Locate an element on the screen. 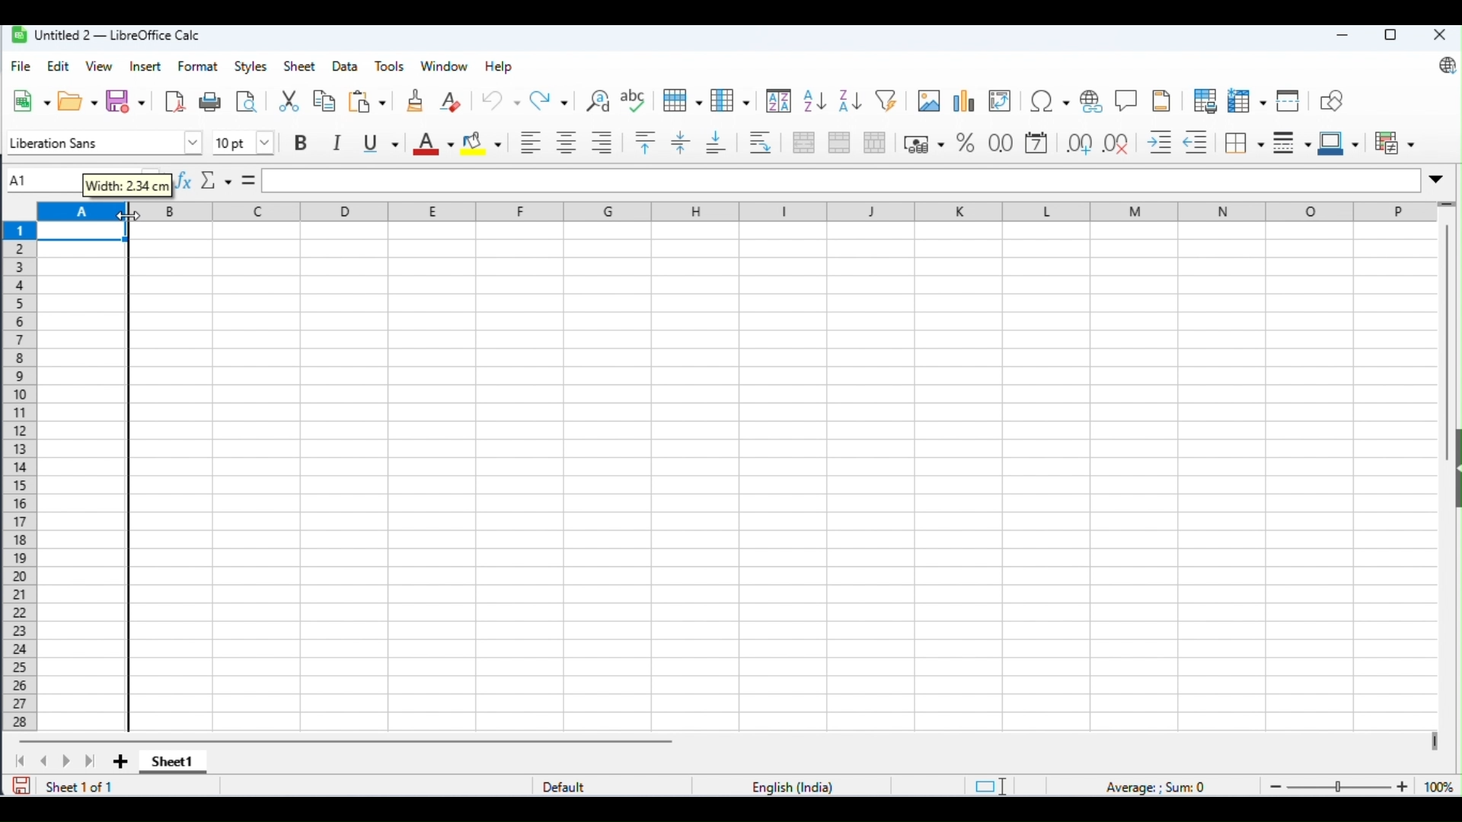 This screenshot has height=822, width=1462. view is located at coordinates (100, 65).